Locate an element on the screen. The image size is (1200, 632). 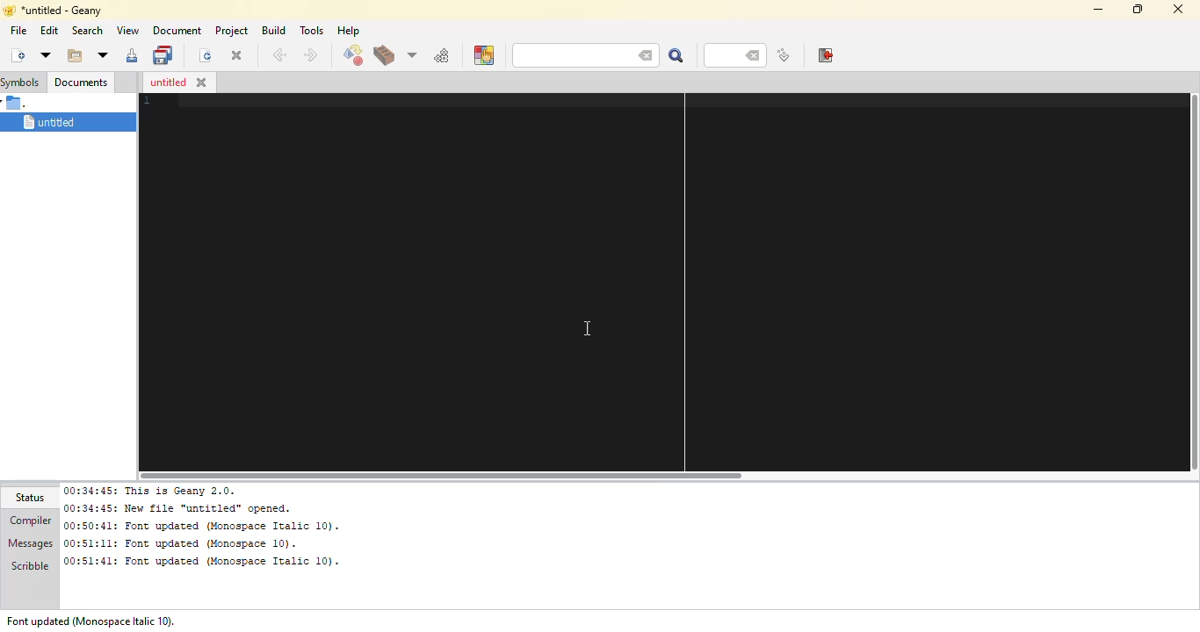
font updated(monospace italic 10). is located at coordinates (98, 619).